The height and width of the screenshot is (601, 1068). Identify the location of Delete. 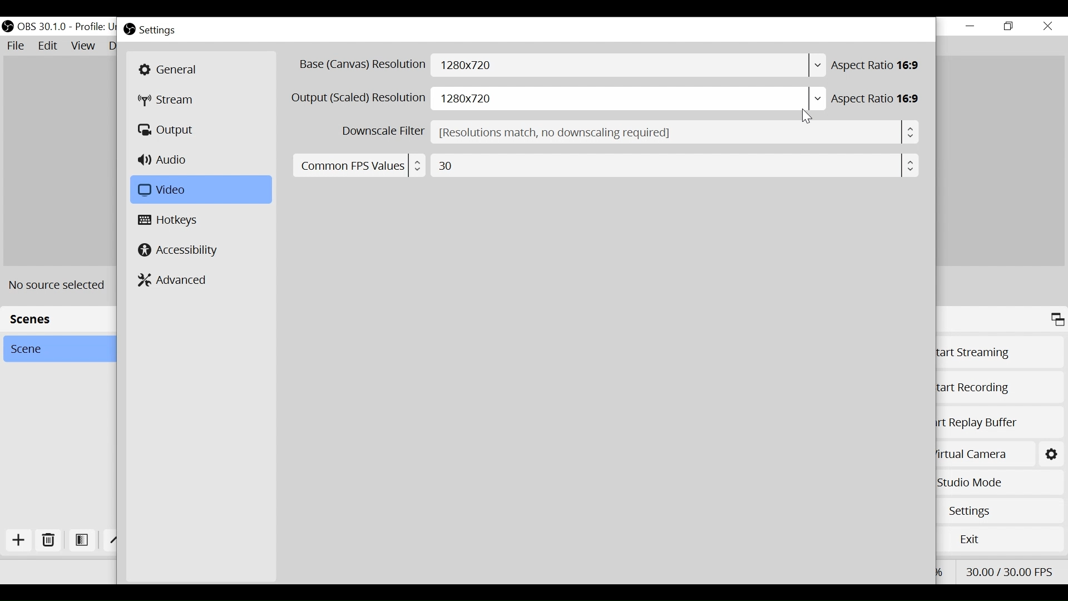
(48, 542).